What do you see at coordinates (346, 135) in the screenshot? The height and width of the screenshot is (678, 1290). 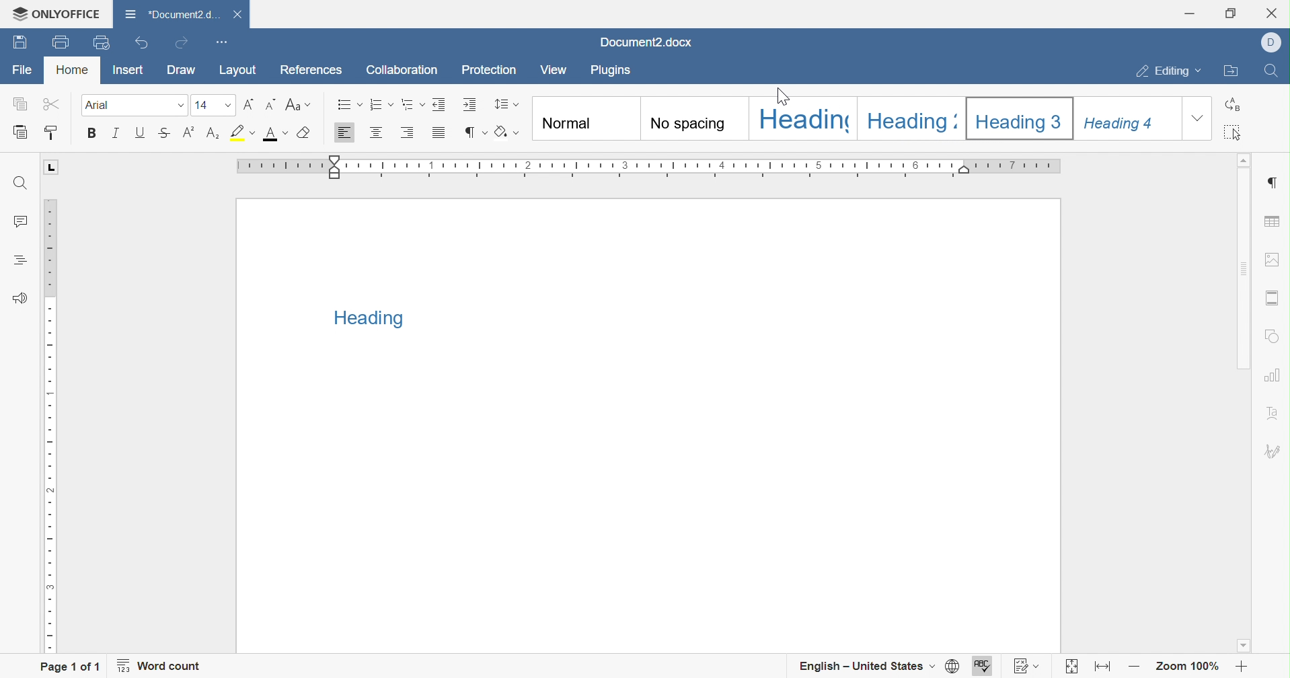 I see `Align Left` at bounding box center [346, 135].